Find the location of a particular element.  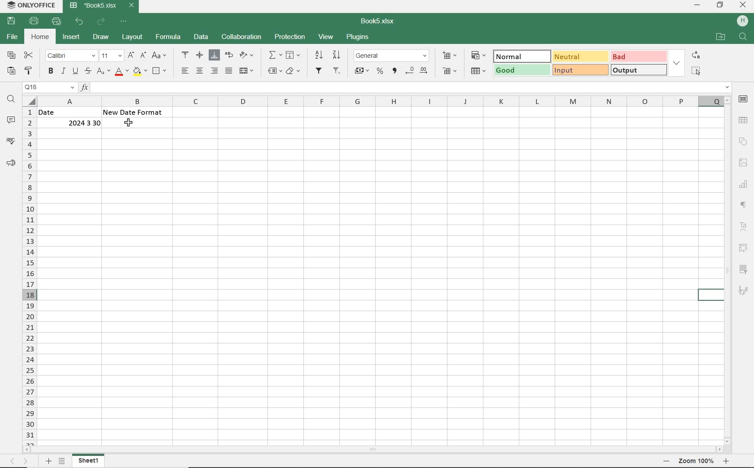

FONT is located at coordinates (70, 56).